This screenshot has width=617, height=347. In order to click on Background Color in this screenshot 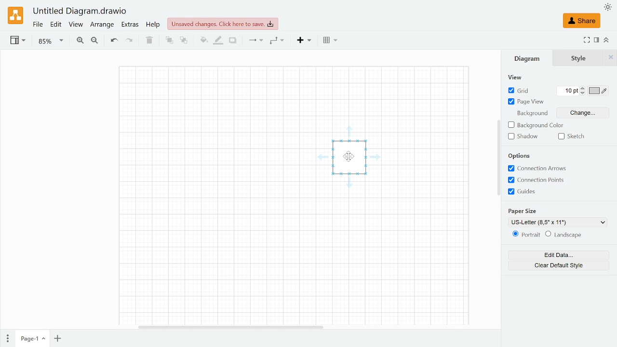, I will do `click(537, 124)`.